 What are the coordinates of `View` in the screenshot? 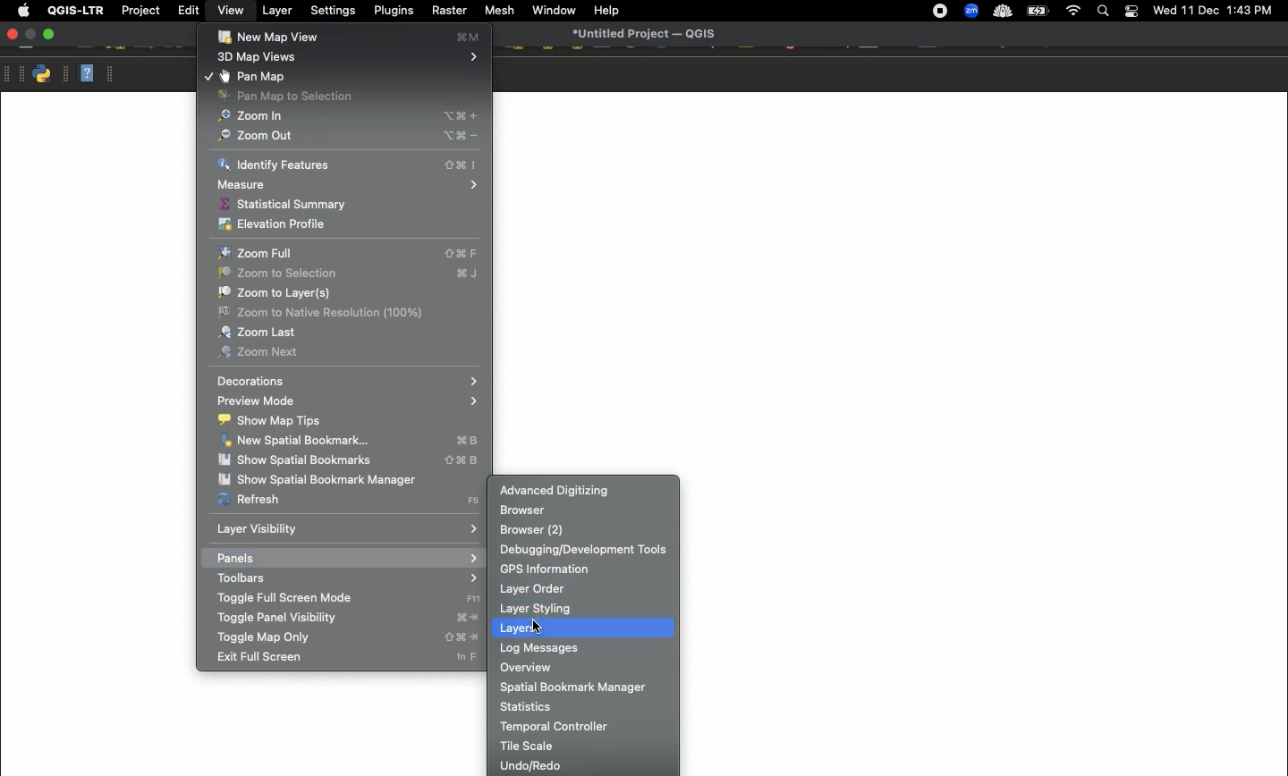 It's located at (229, 10).